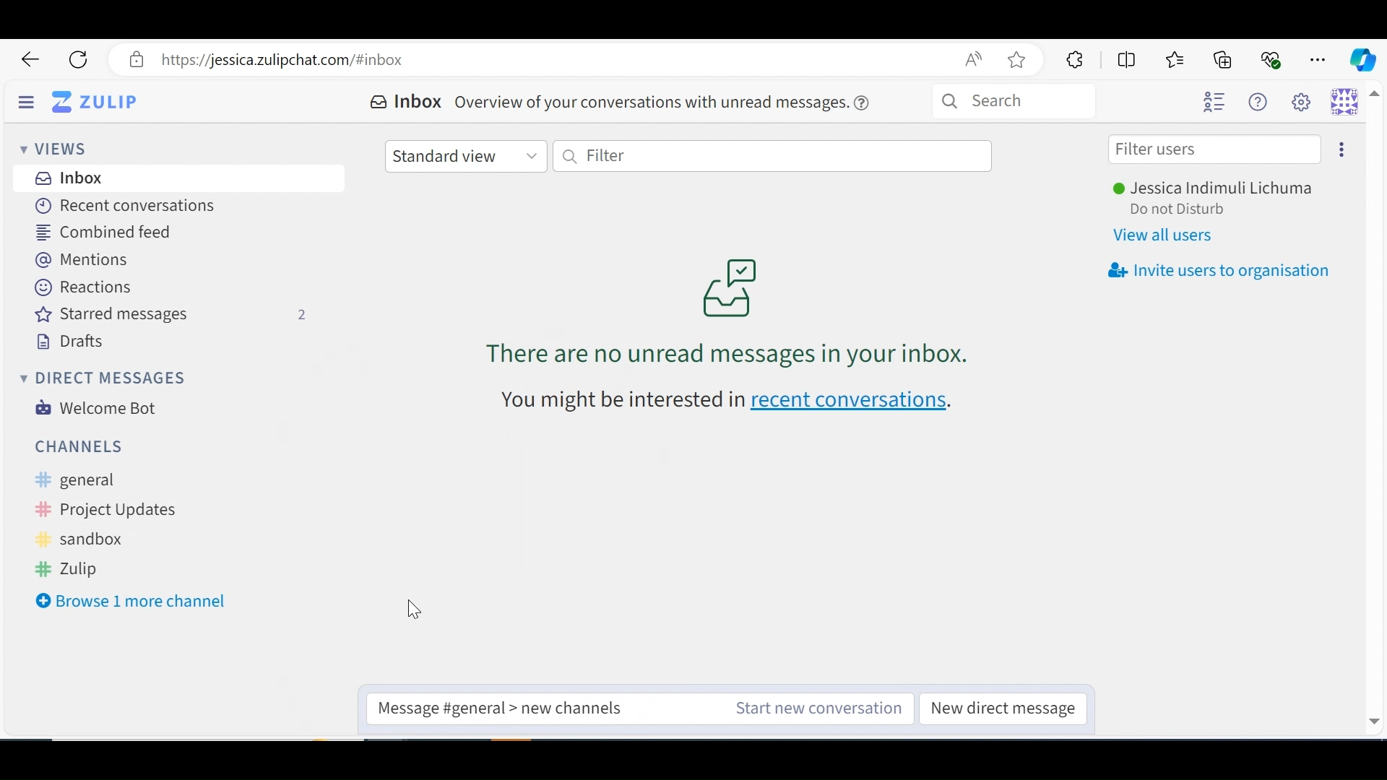  What do you see at coordinates (465, 155) in the screenshot?
I see `Standard view` at bounding box center [465, 155].